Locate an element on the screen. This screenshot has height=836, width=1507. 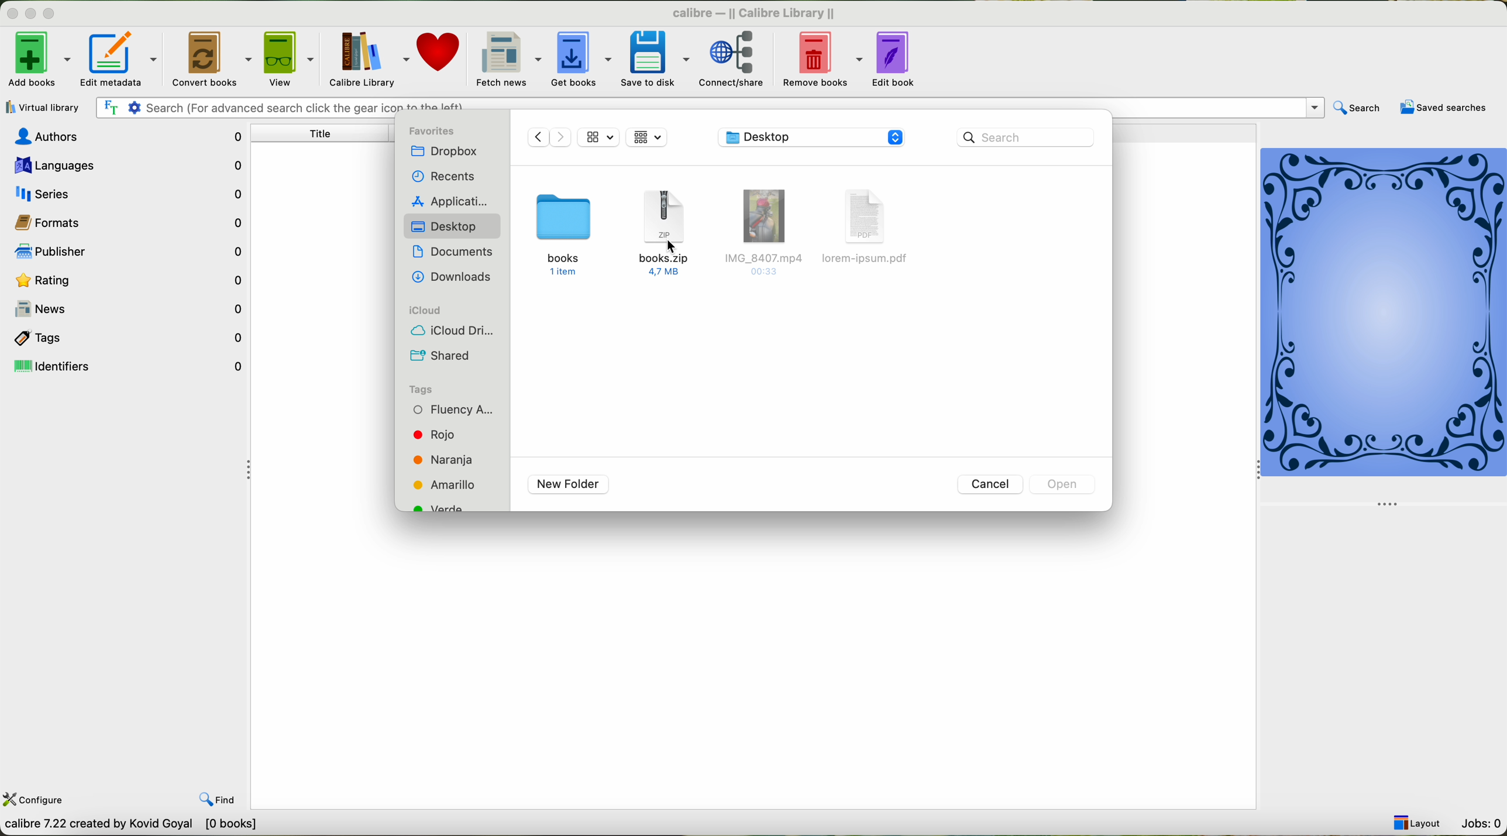
orange tag is located at coordinates (445, 460).